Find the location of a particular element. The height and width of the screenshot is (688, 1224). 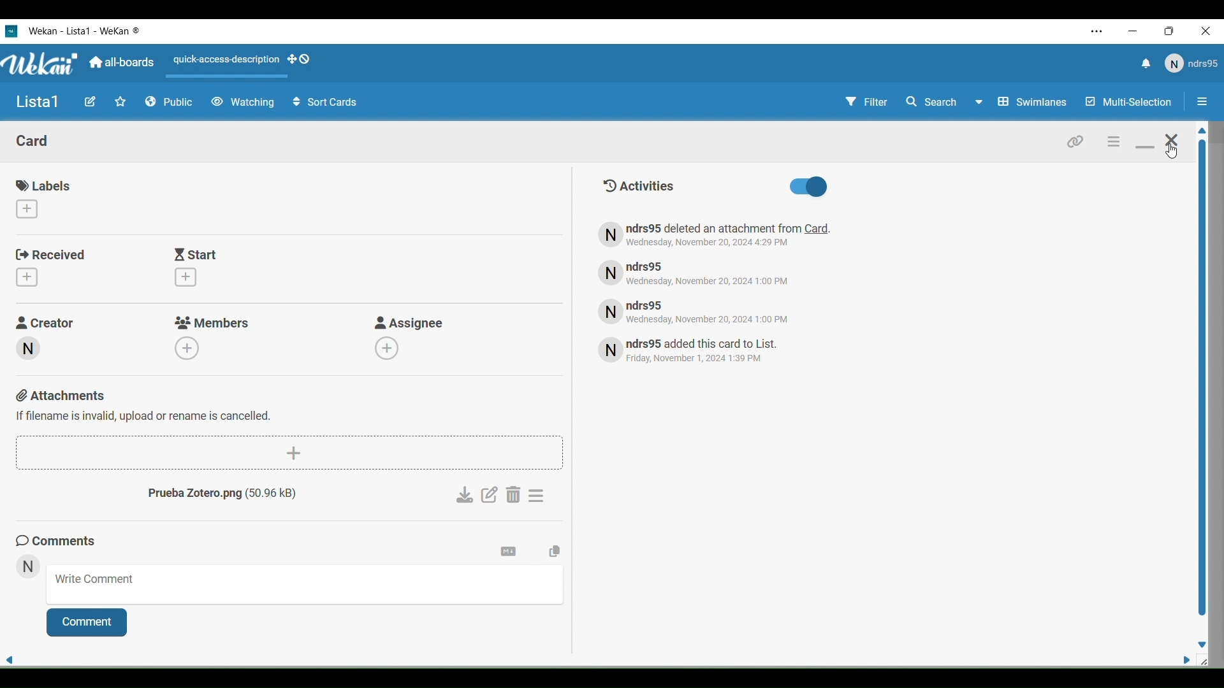

Add assignee is located at coordinates (386, 348).